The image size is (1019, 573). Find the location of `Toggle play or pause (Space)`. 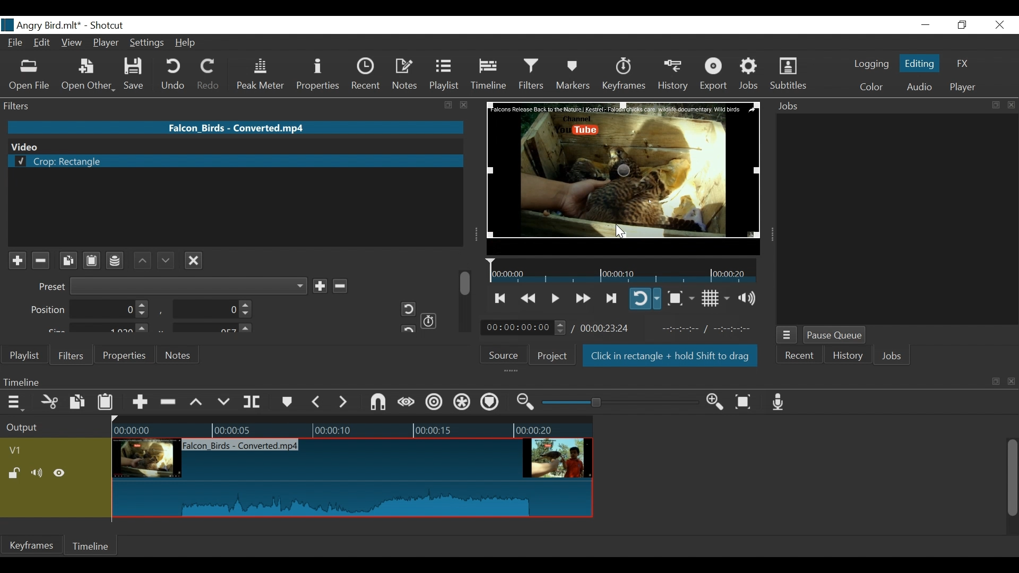

Toggle play or pause (Space) is located at coordinates (554, 299).